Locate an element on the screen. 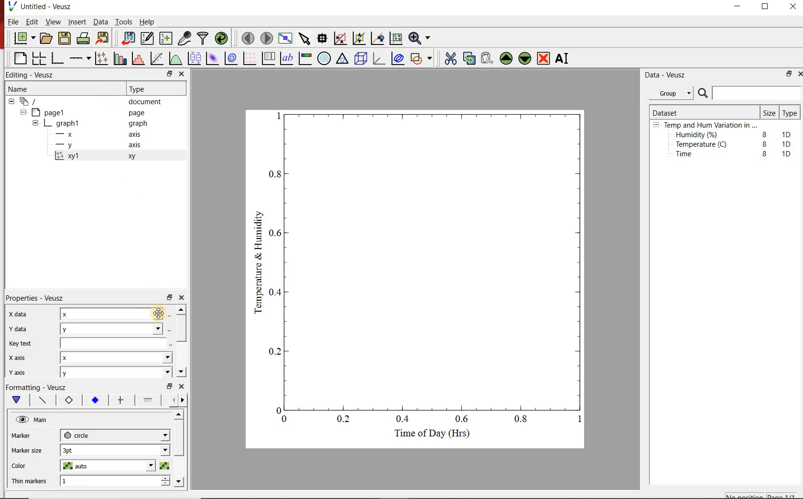 The height and width of the screenshot is (499, 803). reload linked datasets is located at coordinates (221, 39).